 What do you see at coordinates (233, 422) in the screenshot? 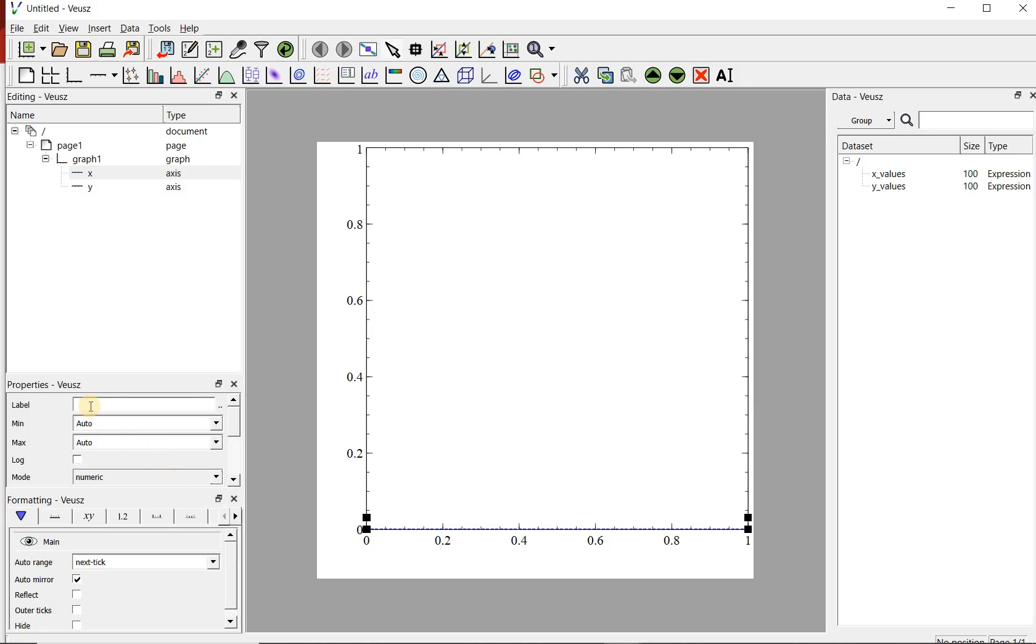
I see `vertical scrollbar` at bounding box center [233, 422].